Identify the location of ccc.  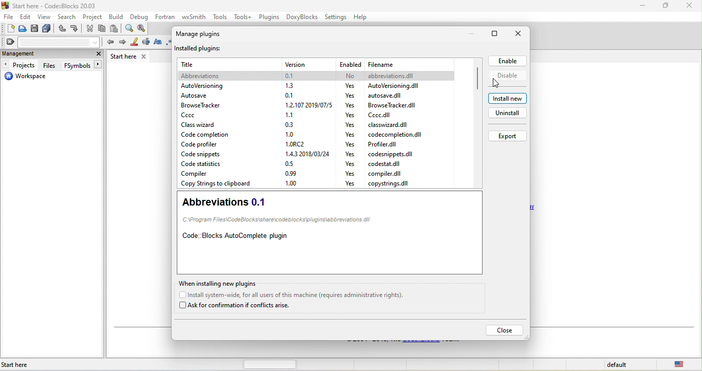
(215, 115).